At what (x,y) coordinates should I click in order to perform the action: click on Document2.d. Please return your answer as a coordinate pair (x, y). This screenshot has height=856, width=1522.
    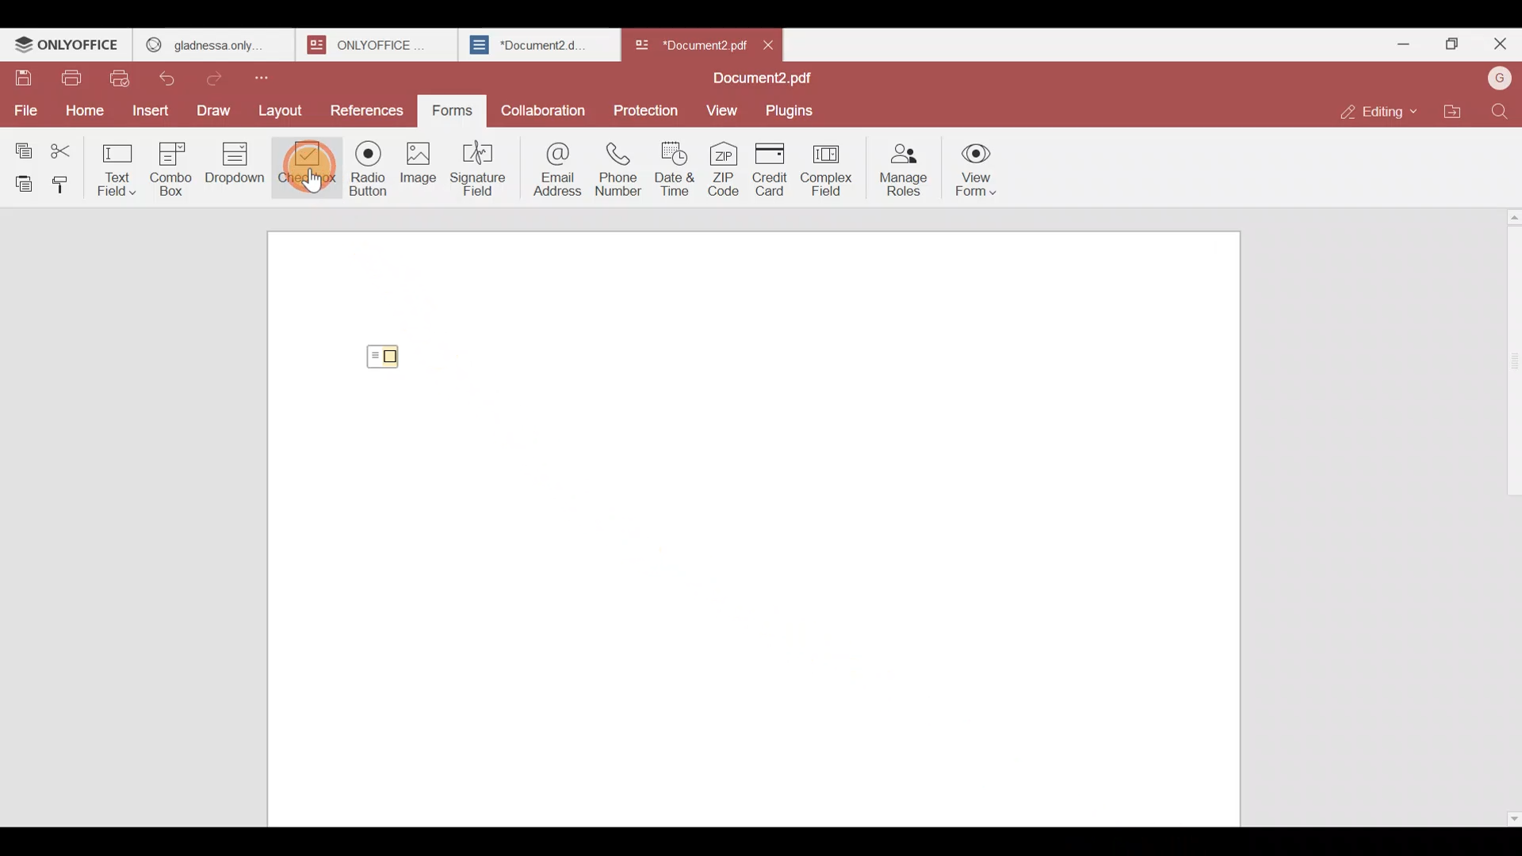
    Looking at the image, I should click on (538, 49).